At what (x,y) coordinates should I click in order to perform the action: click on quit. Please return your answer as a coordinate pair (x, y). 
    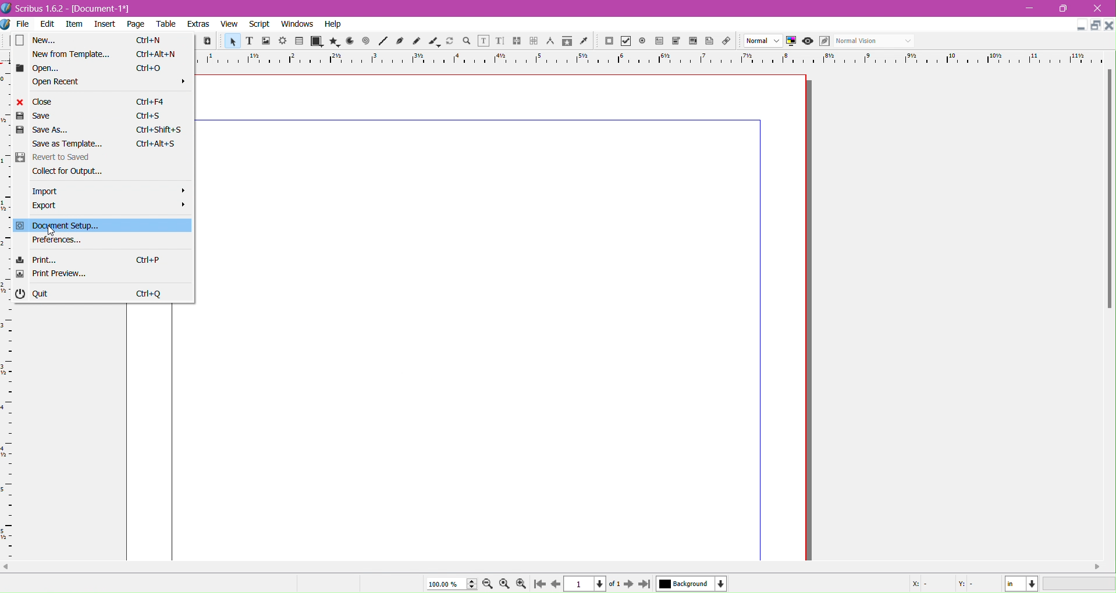
    Looking at the image, I should click on (31, 294).